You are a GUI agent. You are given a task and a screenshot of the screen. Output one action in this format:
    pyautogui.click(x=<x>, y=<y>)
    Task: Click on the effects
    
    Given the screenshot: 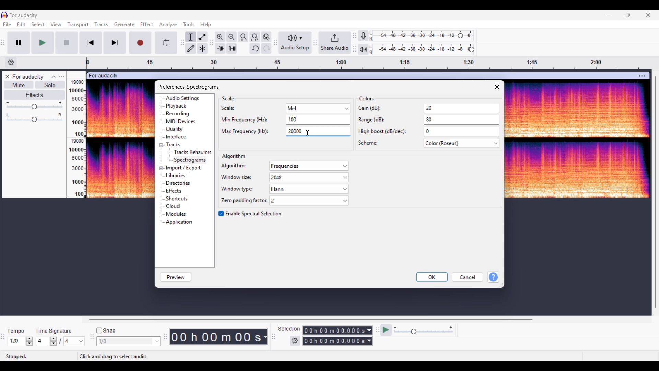 What is the action you would take?
    pyautogui.click(x=178, y=191)
    